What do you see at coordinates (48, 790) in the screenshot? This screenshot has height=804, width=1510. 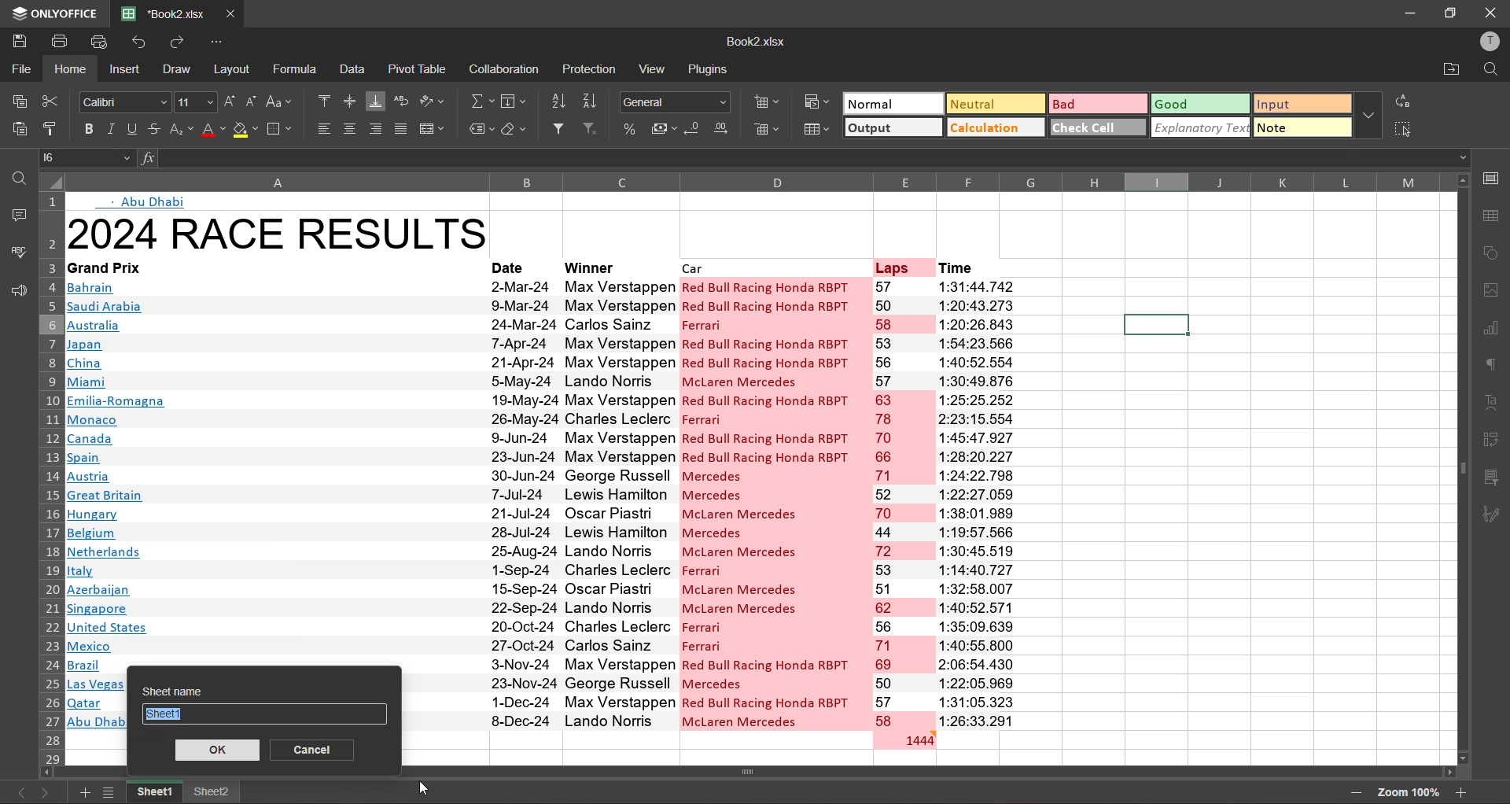 I see `next` at bounding box center [48, 790].